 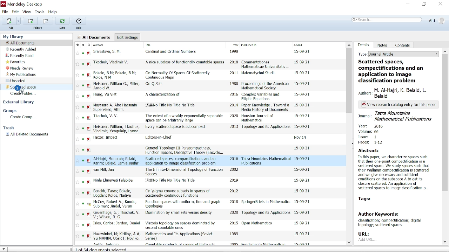 What do you see at coordinates (22, 49) in the screenshot?
I see `Recently added` at bounding box center [22, 49].